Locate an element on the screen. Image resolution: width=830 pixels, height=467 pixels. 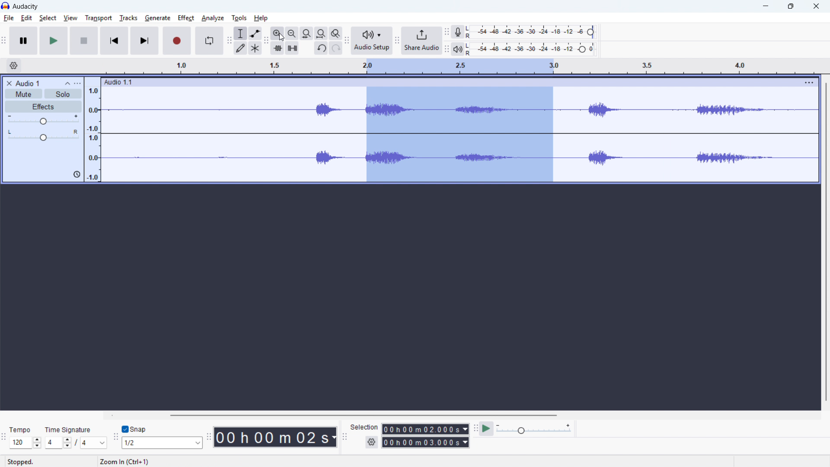
Effects is located at coordinates (43, 106).